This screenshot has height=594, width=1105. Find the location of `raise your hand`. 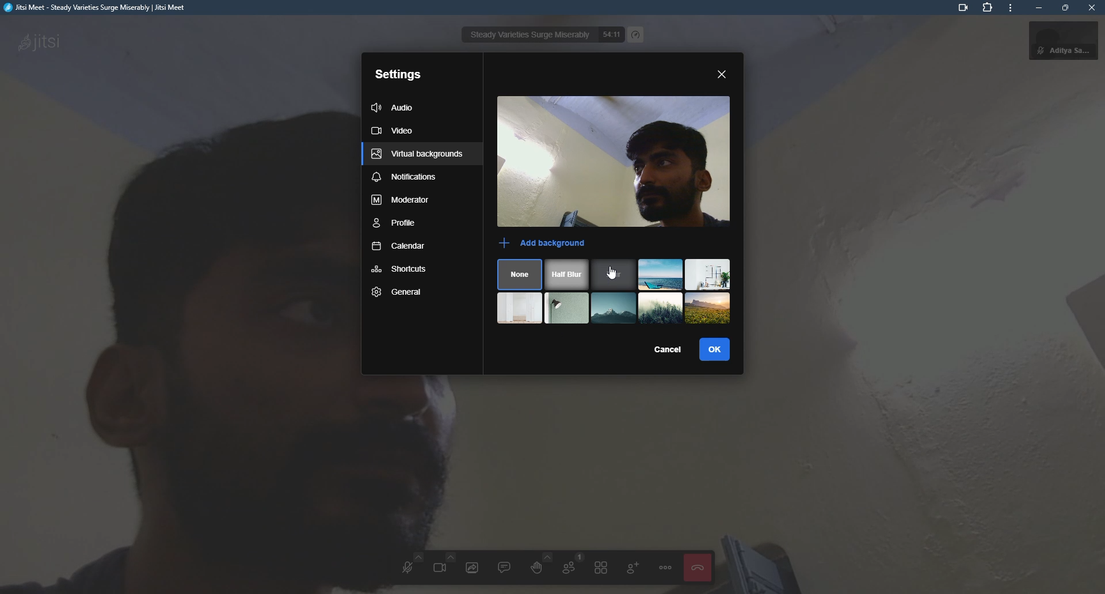

raise your hand is located at coordinates (535, 564).